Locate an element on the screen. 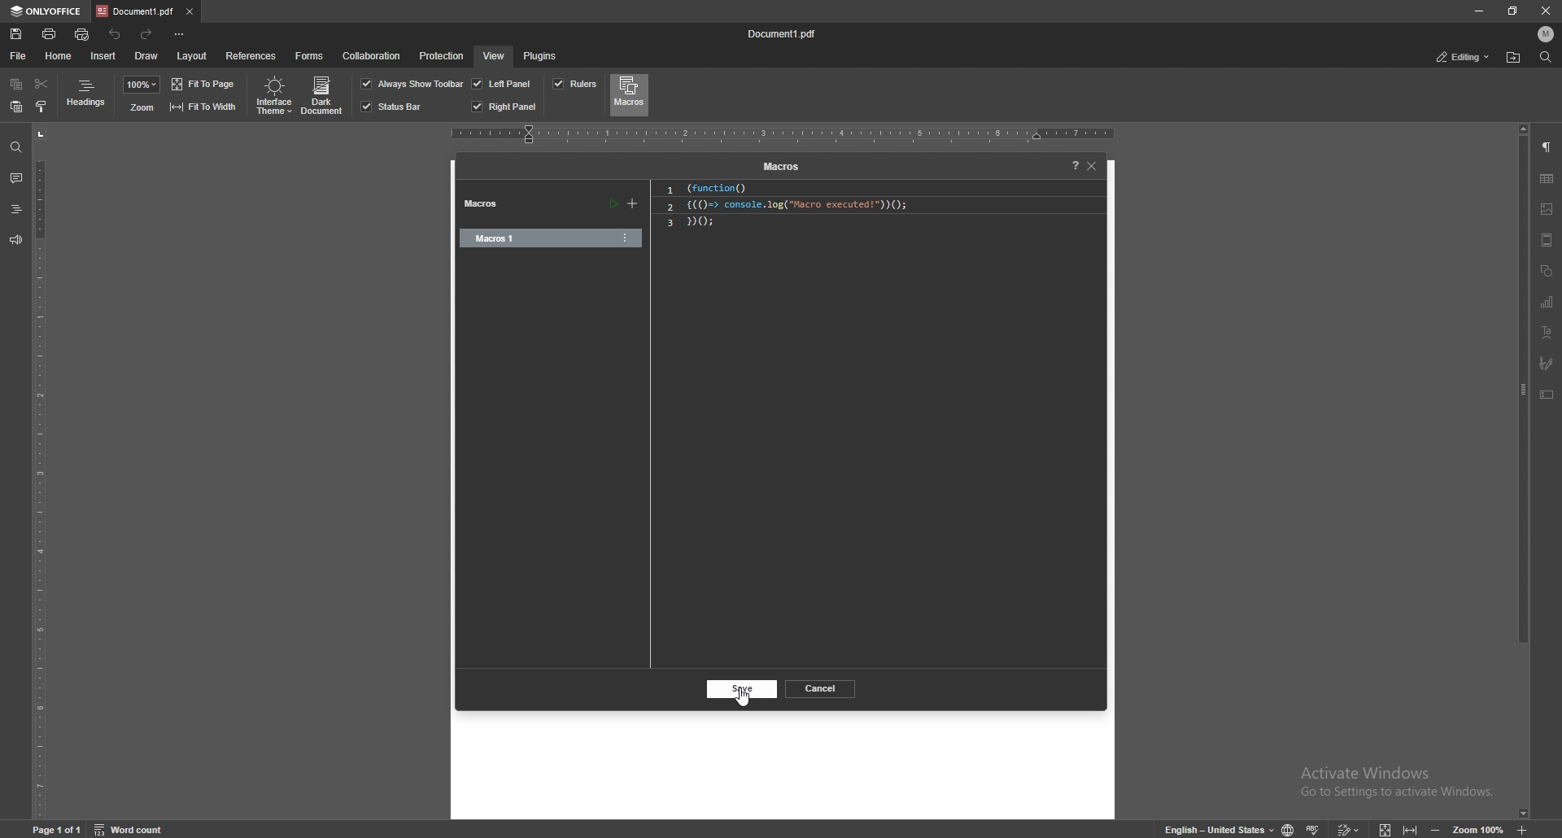 Image resolution: width=1562 pixels, height=838 pixels. onlyoffice is located at coordinates (46, 11).